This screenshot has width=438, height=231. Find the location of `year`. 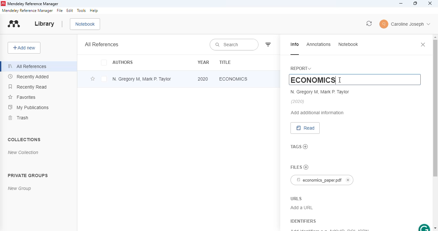

year is located at coordinates (203, 62).